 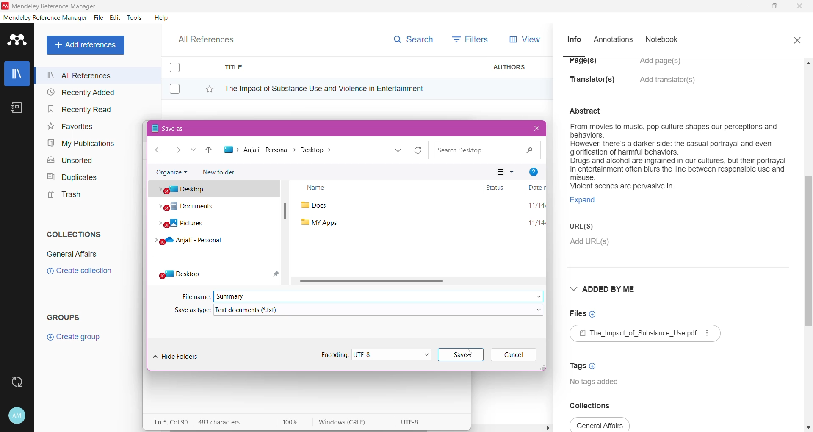 What do you see at coordinates (67, 317) in the screenshot?
I see `Groups` at bounding box center [67, 317].